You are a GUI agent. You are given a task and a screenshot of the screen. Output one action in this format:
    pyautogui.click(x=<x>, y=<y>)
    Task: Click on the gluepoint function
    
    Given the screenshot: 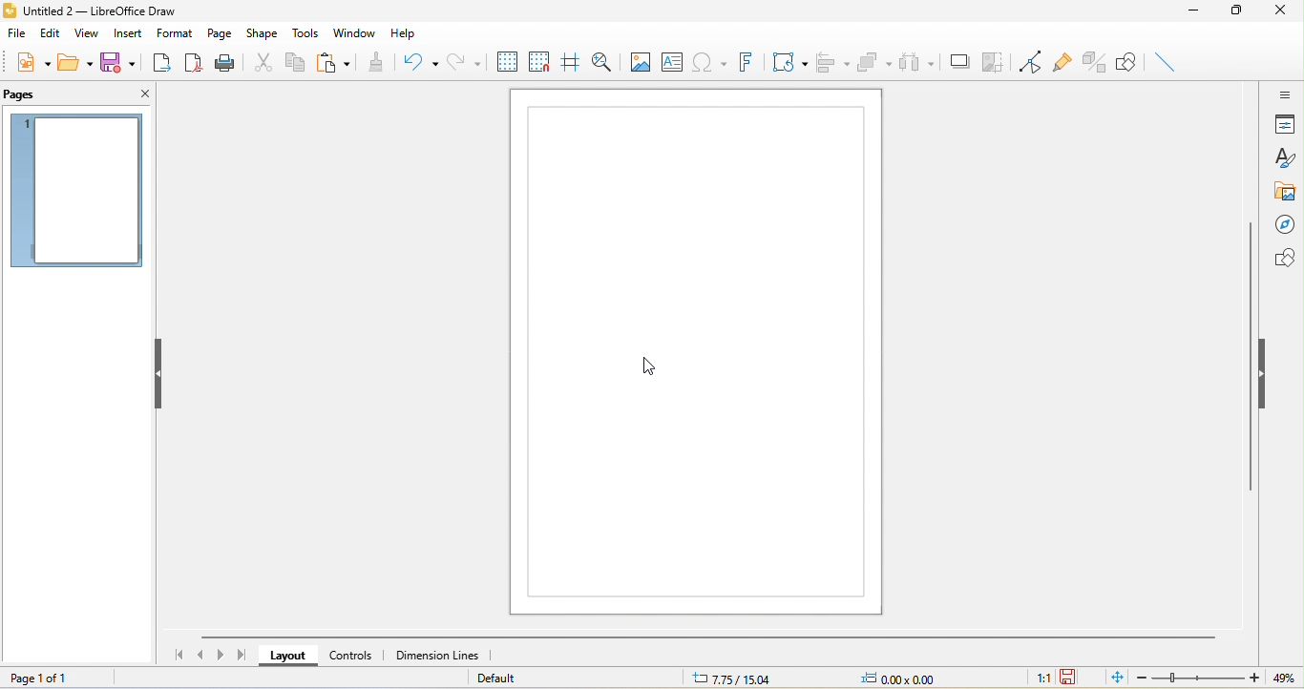 What is the action you would take?
    pyautogui.click(x=1062, y=63)
    